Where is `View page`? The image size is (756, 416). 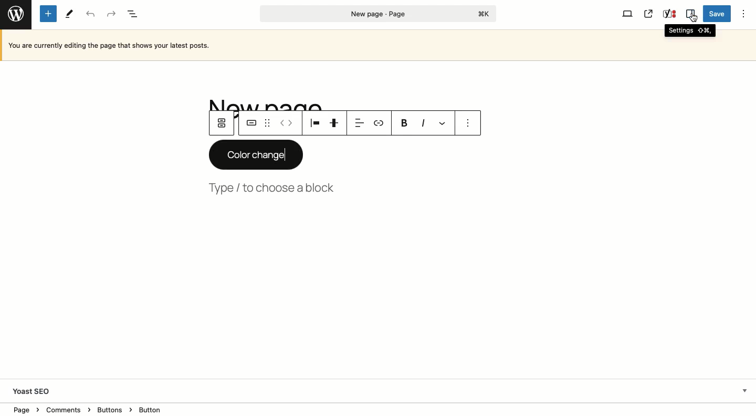
View page is located at coordinates (648, 14).